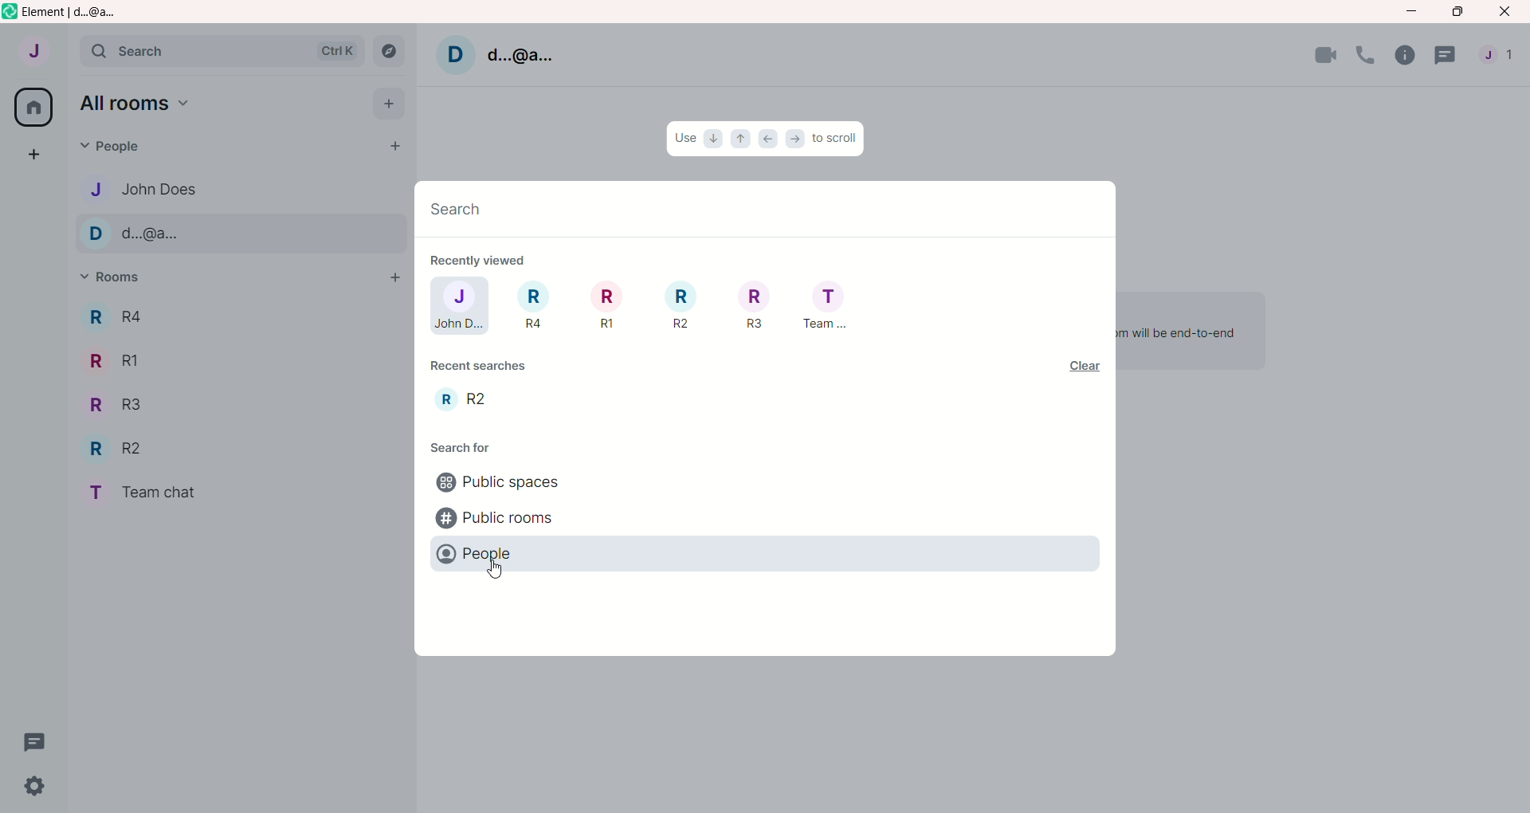 The image size is (1530, 813). I want to click on R2, so click(122, 450).